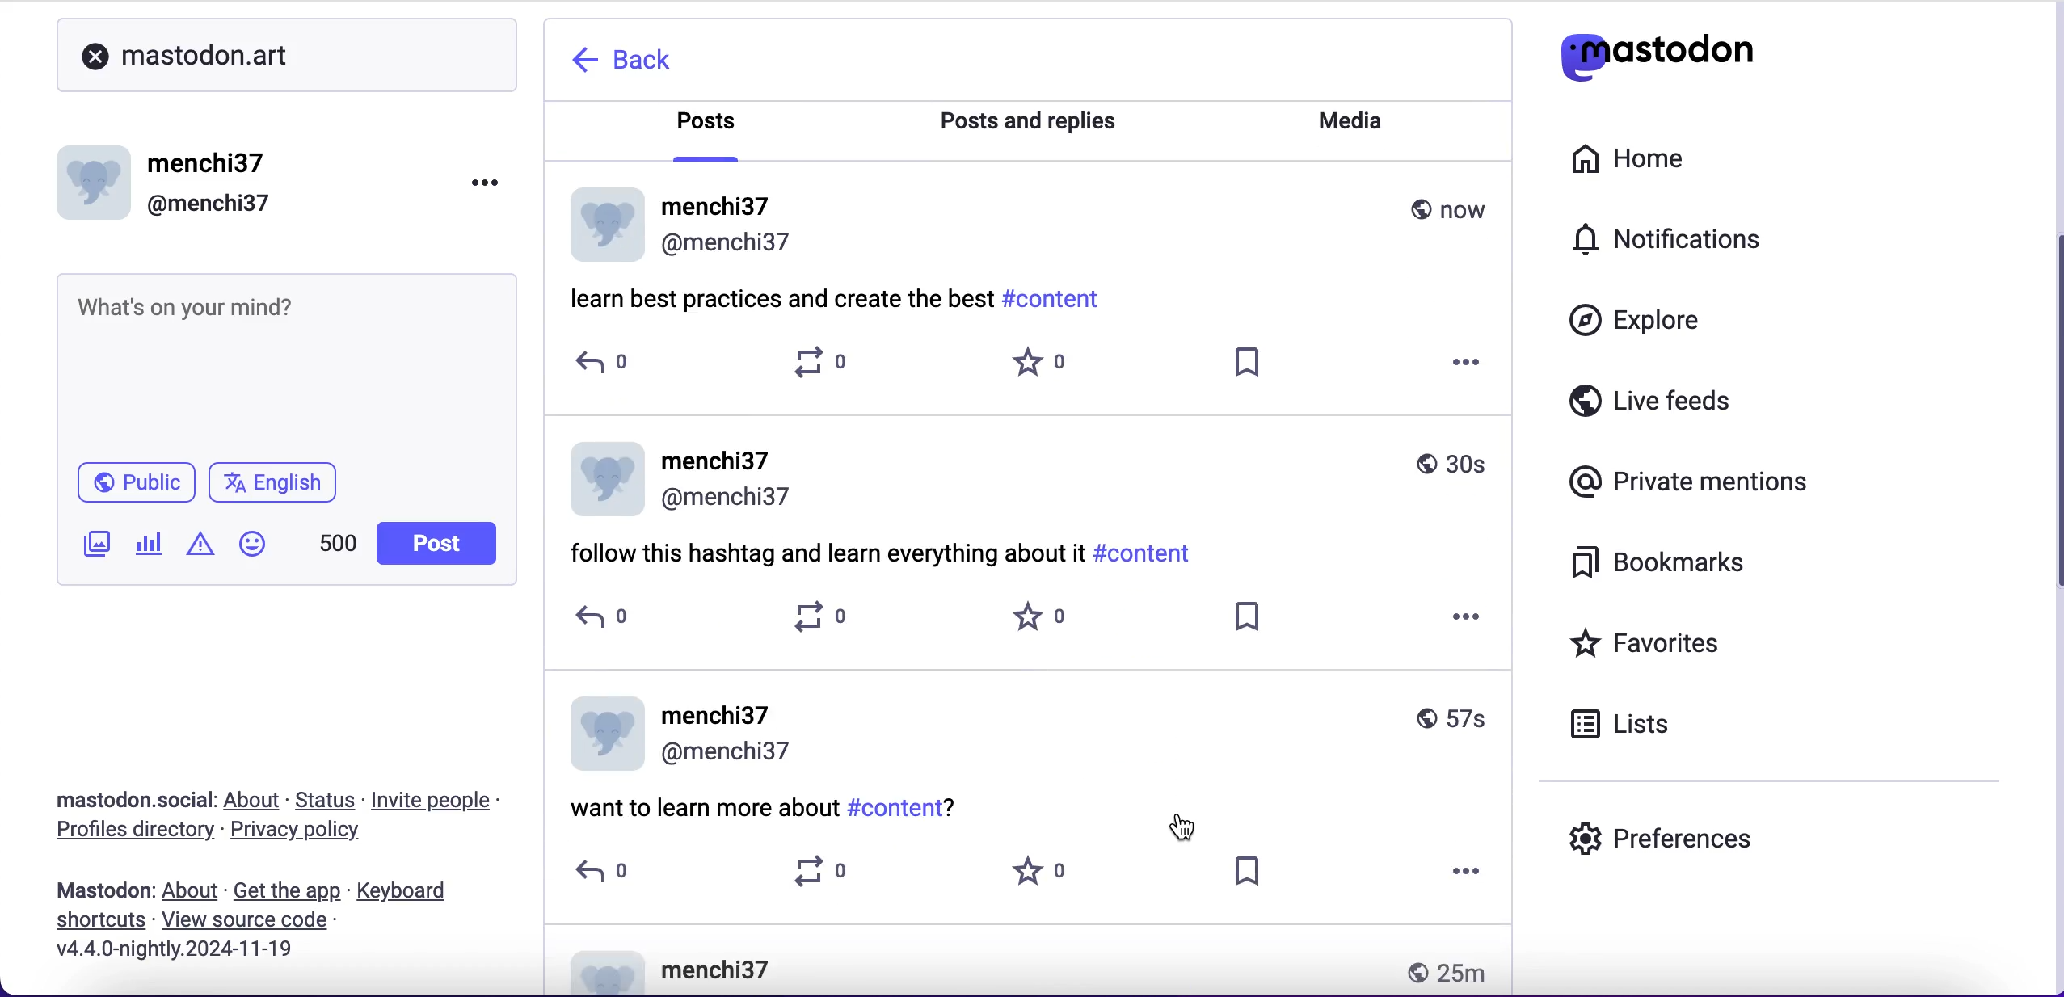 The height and width of the screenshot is (997, 2064). Describe the element at coordinates (604, 734) in the screenshot. I see `display picture` at that location.